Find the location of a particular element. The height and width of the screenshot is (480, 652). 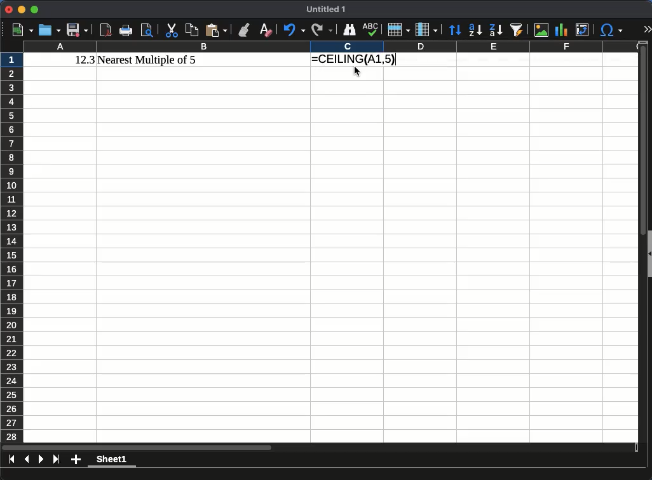

cut is located at coordinates (172, 30).